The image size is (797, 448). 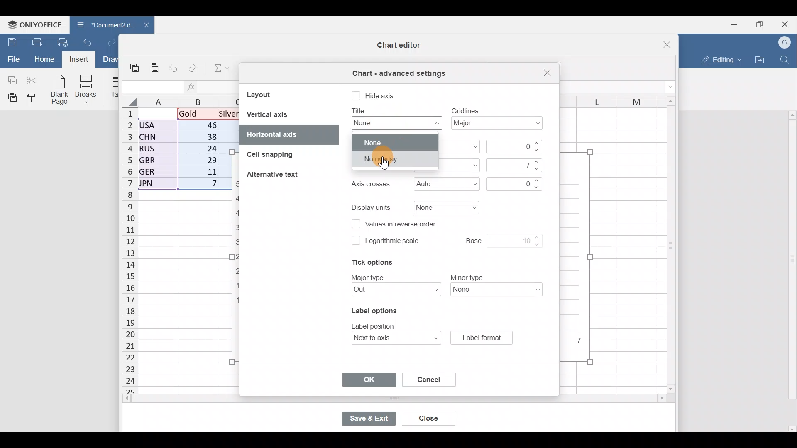 What do you see at coordinates (372, 207) in the screenshot?
I see `text` at bounding box center [372, 207].